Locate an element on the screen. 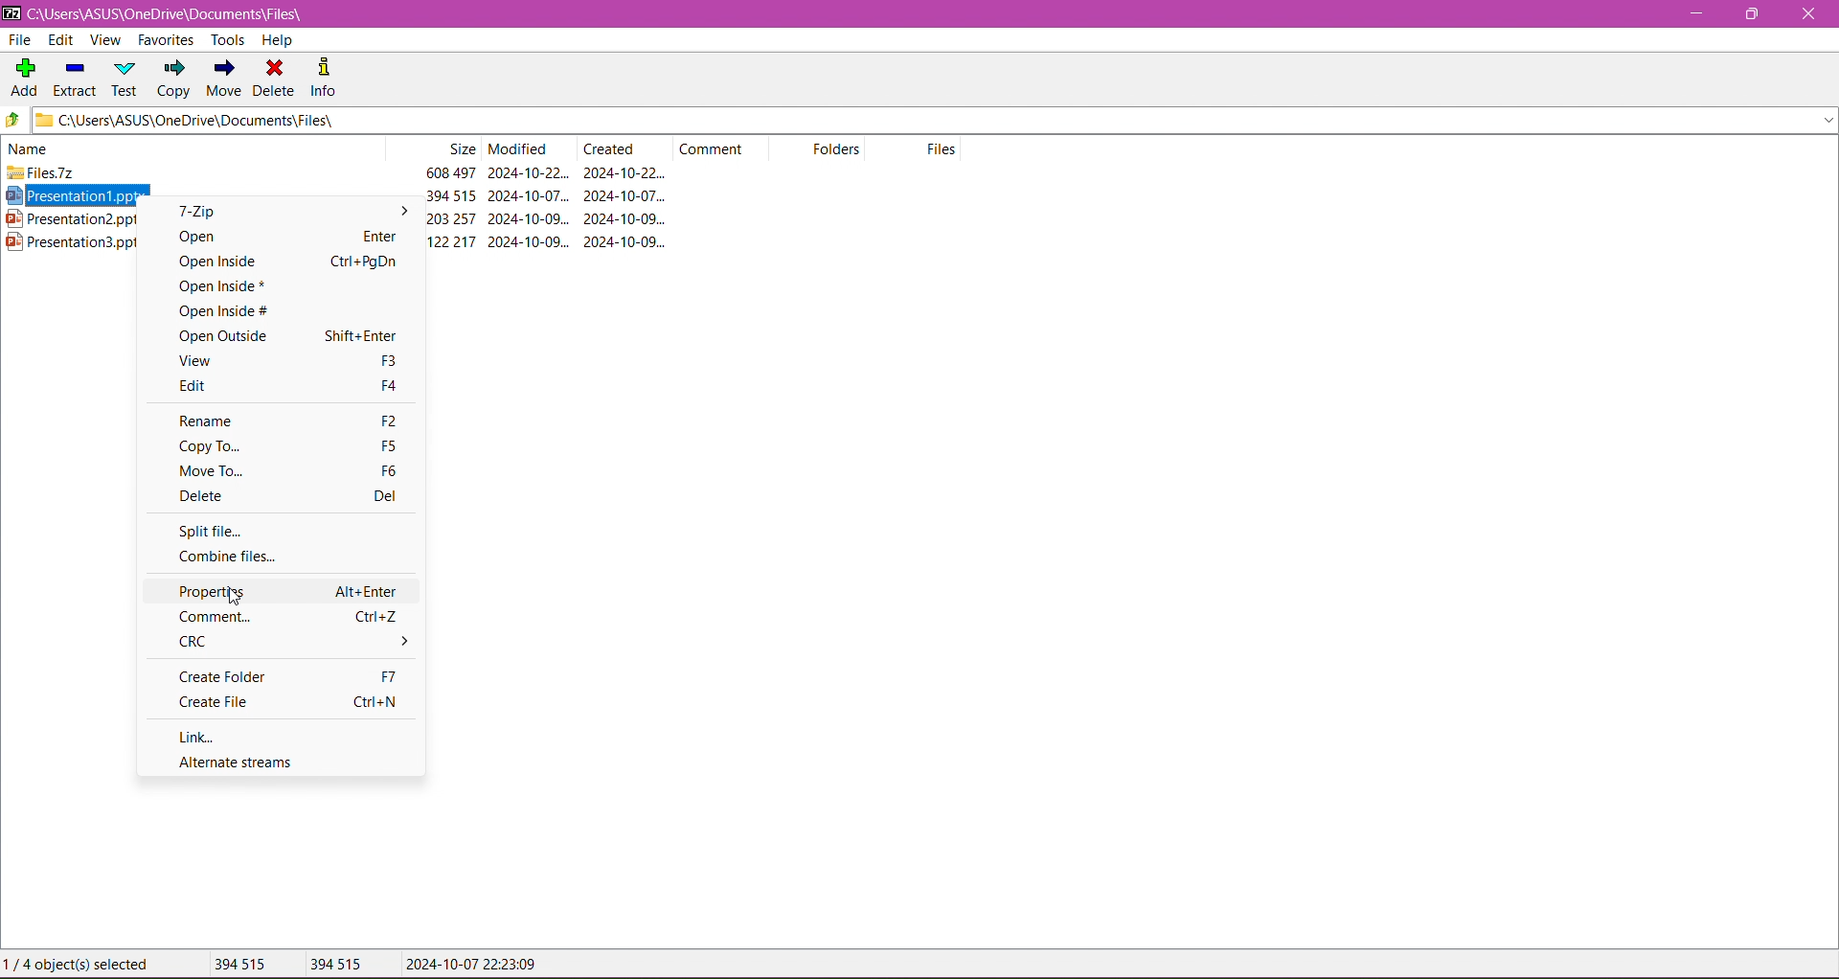 The image size is (1839, 979). Delete is located at coordinates (276, 79).